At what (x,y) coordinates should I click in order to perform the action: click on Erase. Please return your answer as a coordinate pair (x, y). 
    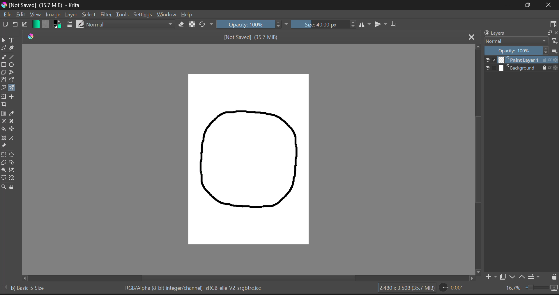
    Looking at the image, I should click on (181, 25).